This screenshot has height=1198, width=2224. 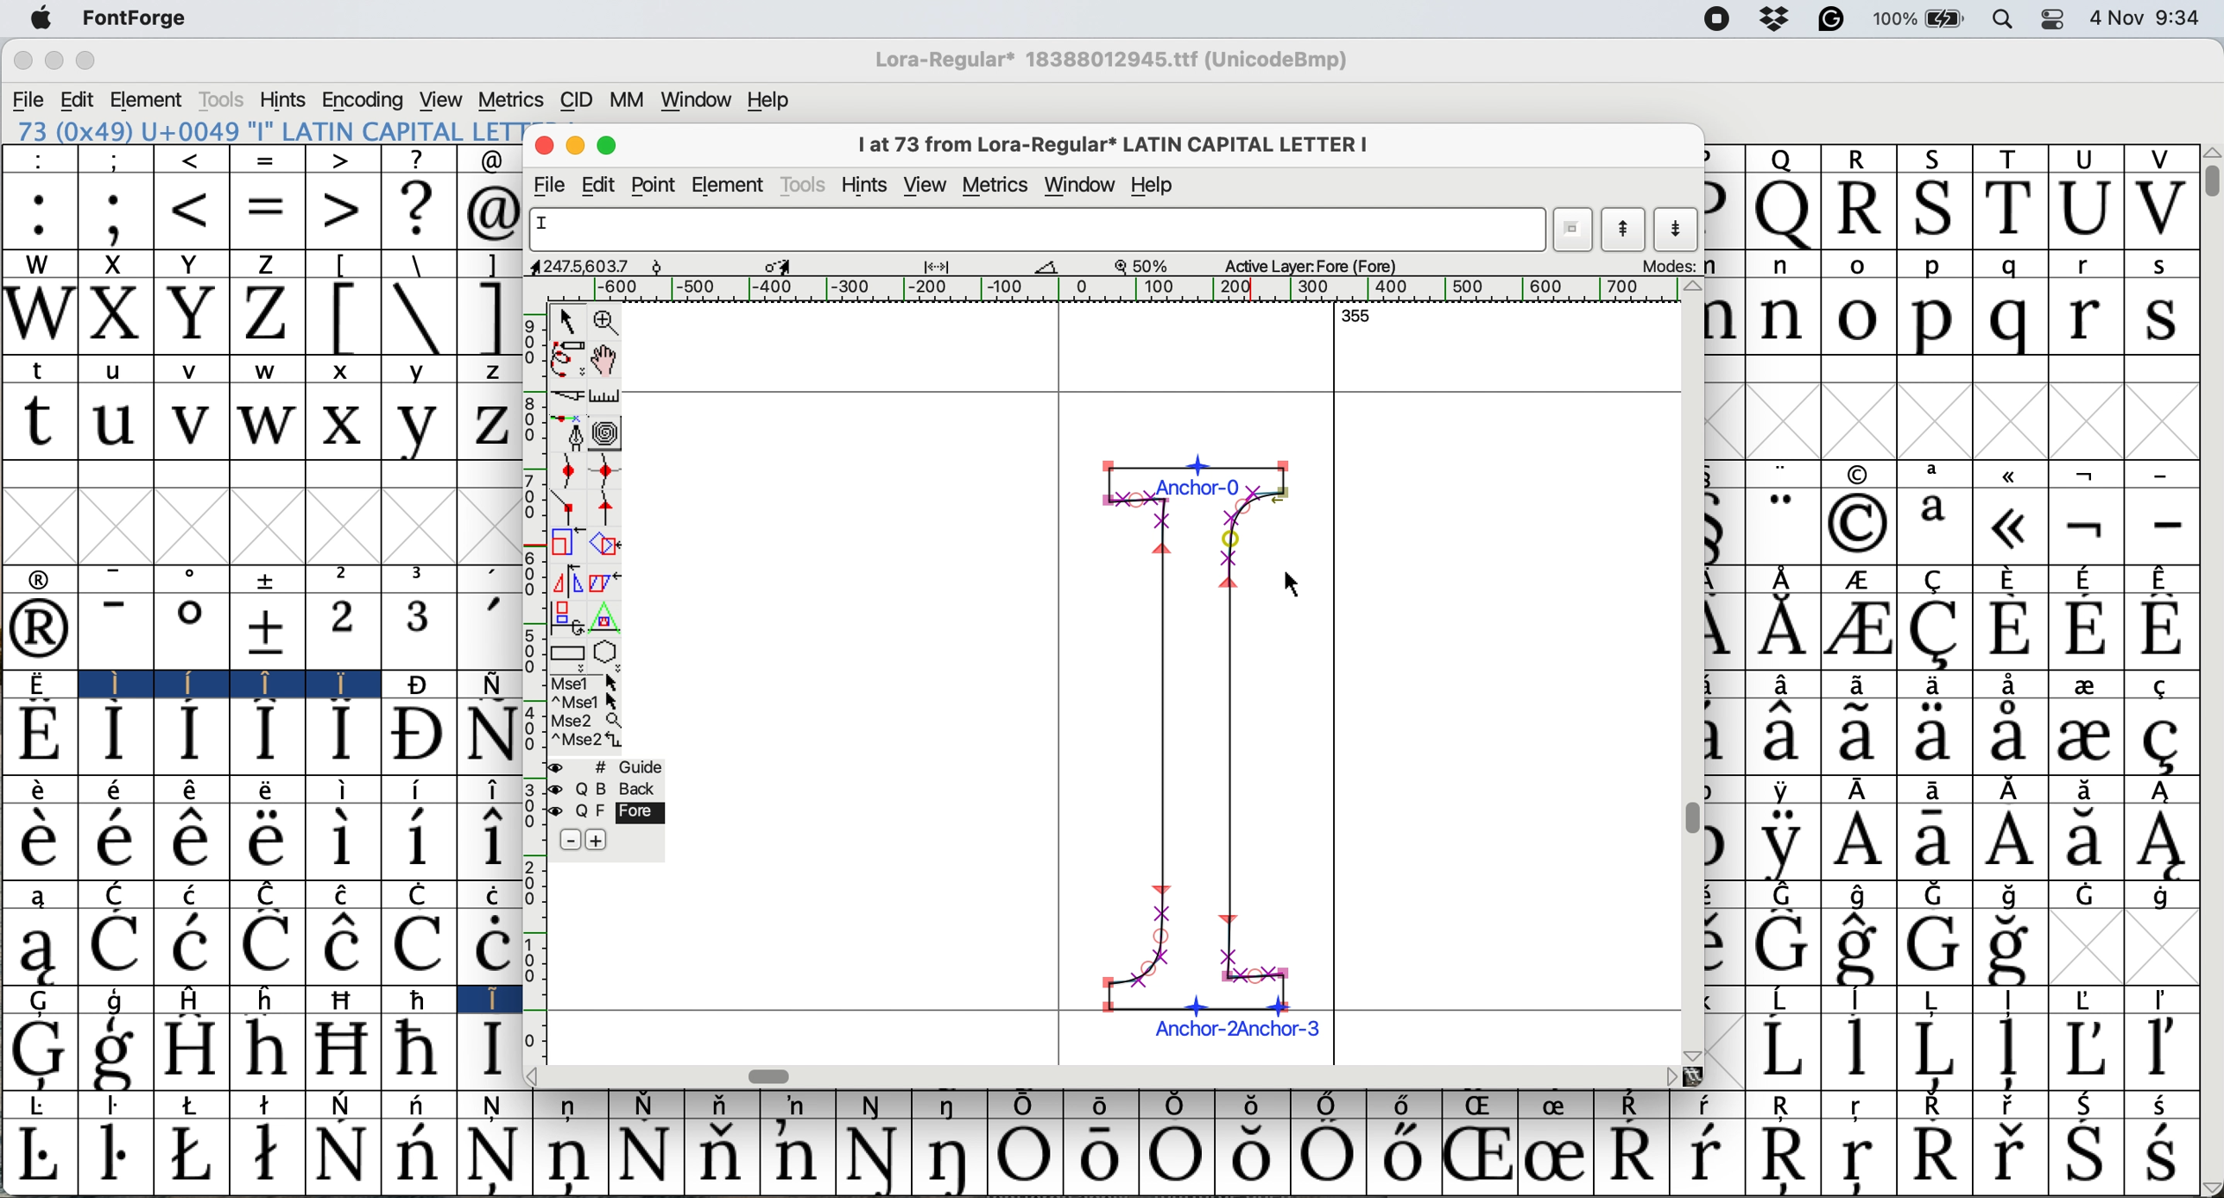 What do you see at coordinates (604, 579) in the screenshot?
I see `skew the selection` at bounding box center [604, 579].